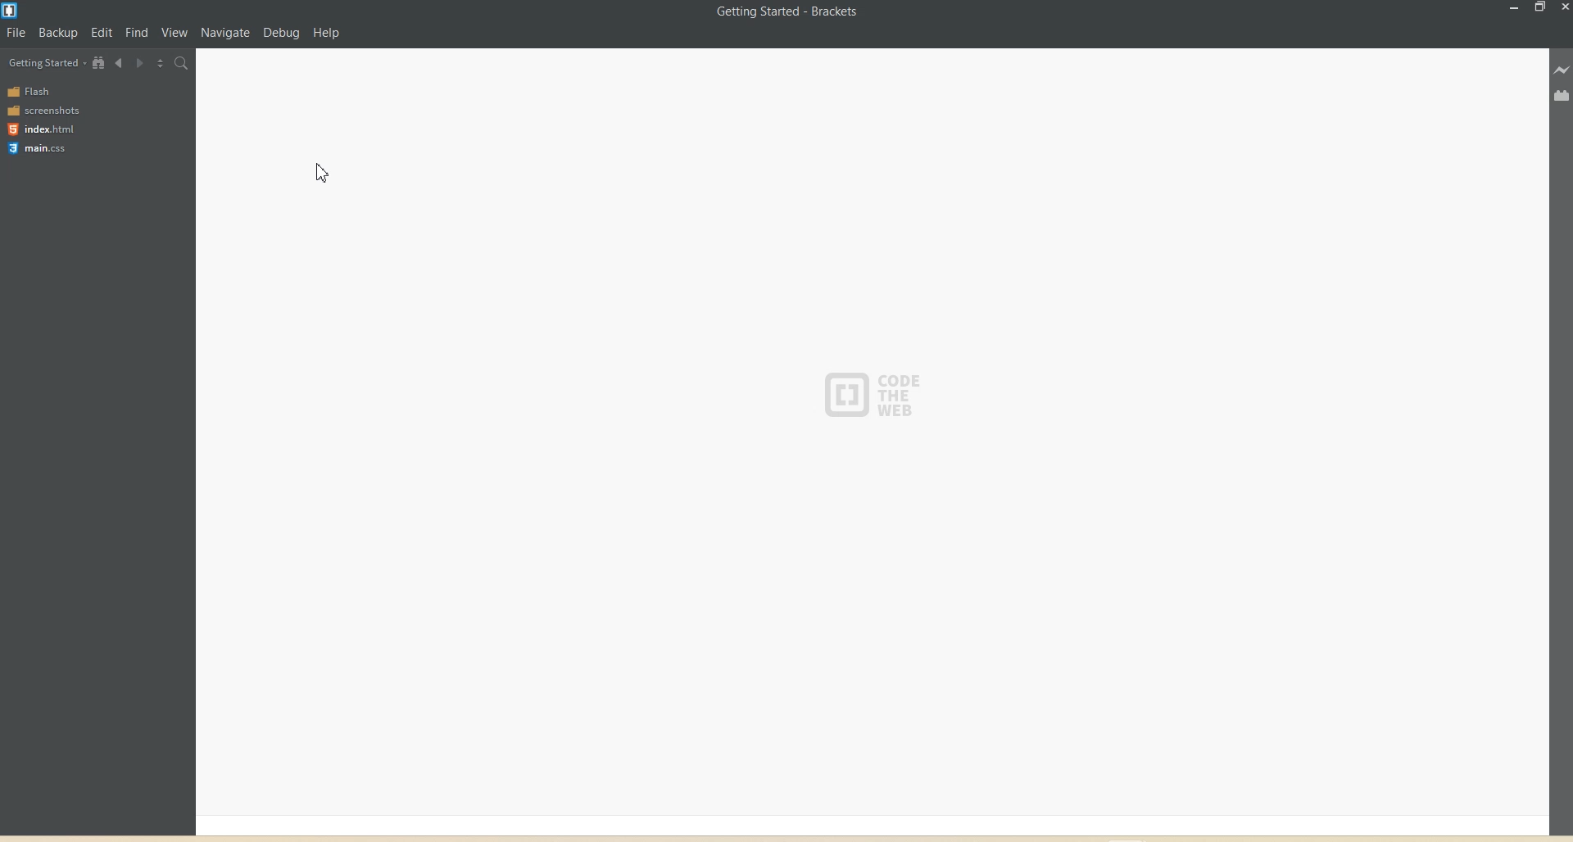 This screenshot has height=842, width=1573. What do you see at coordinates (120, 61) in the screenshot?
I see `Navigate Backwards` at bounding box center [120, 61].